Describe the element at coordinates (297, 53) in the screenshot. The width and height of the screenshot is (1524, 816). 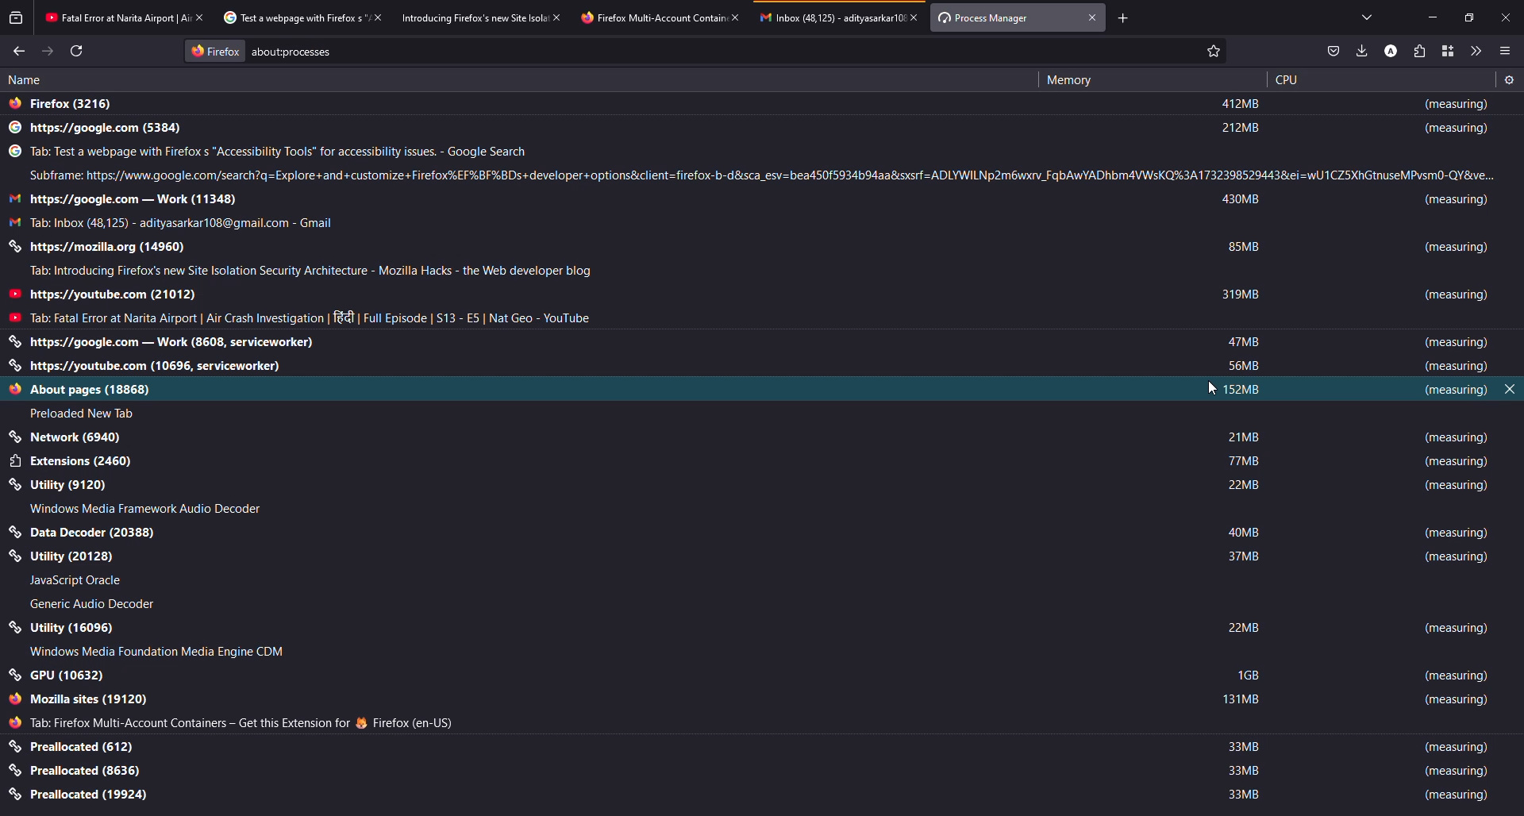
I see `about:process` at that location.